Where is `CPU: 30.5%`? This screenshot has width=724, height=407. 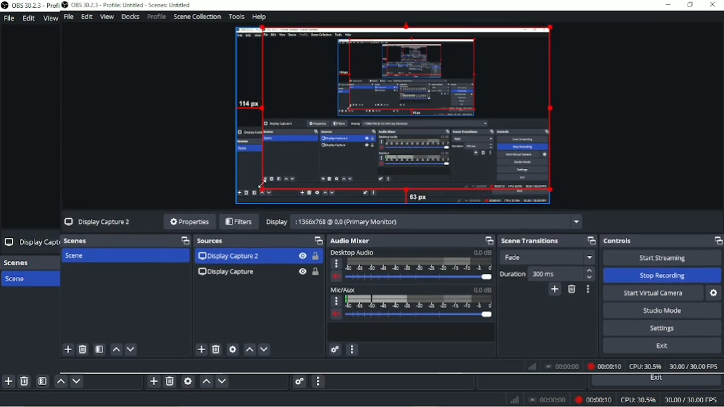 CPU: 30.5% is located at coordinates (638, 400).